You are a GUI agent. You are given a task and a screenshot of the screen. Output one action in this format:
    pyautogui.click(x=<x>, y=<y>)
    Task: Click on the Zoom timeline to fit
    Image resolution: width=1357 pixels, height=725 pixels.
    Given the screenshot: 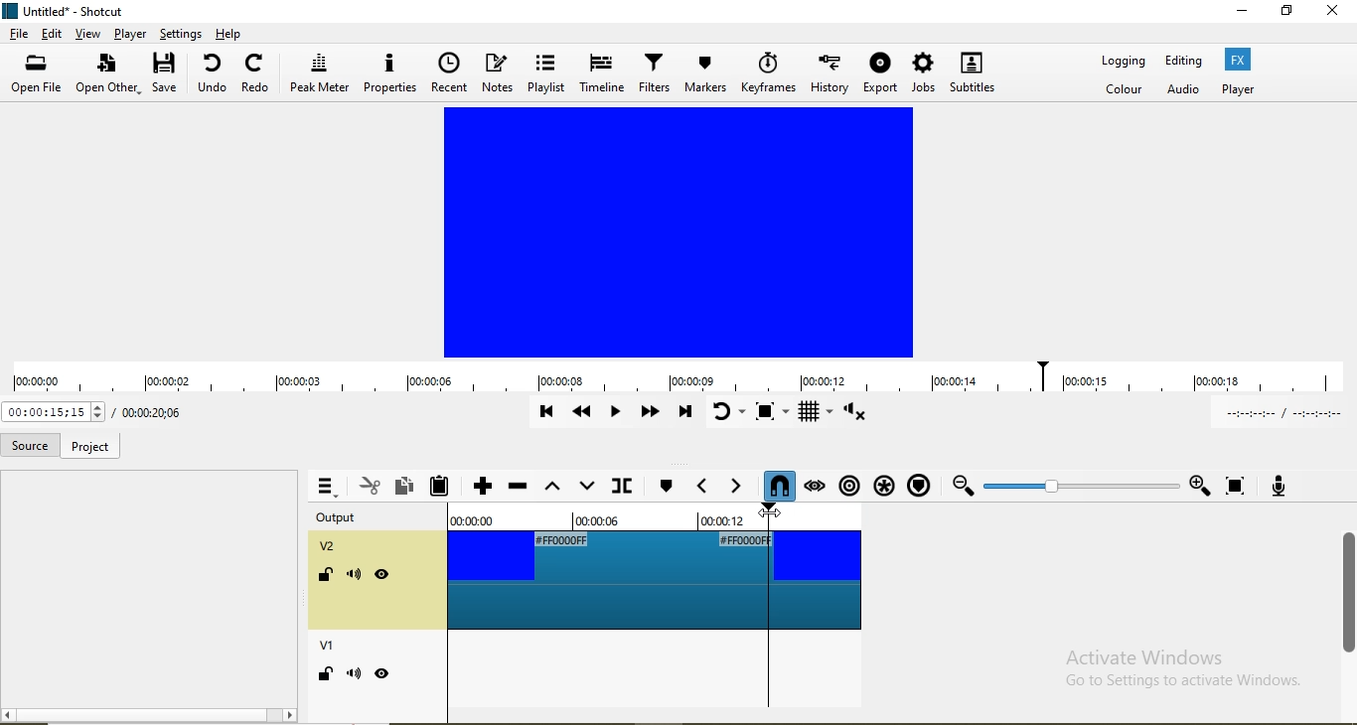 What is the action you would take?
    pyautogui.click(x=1079, y=485)
    